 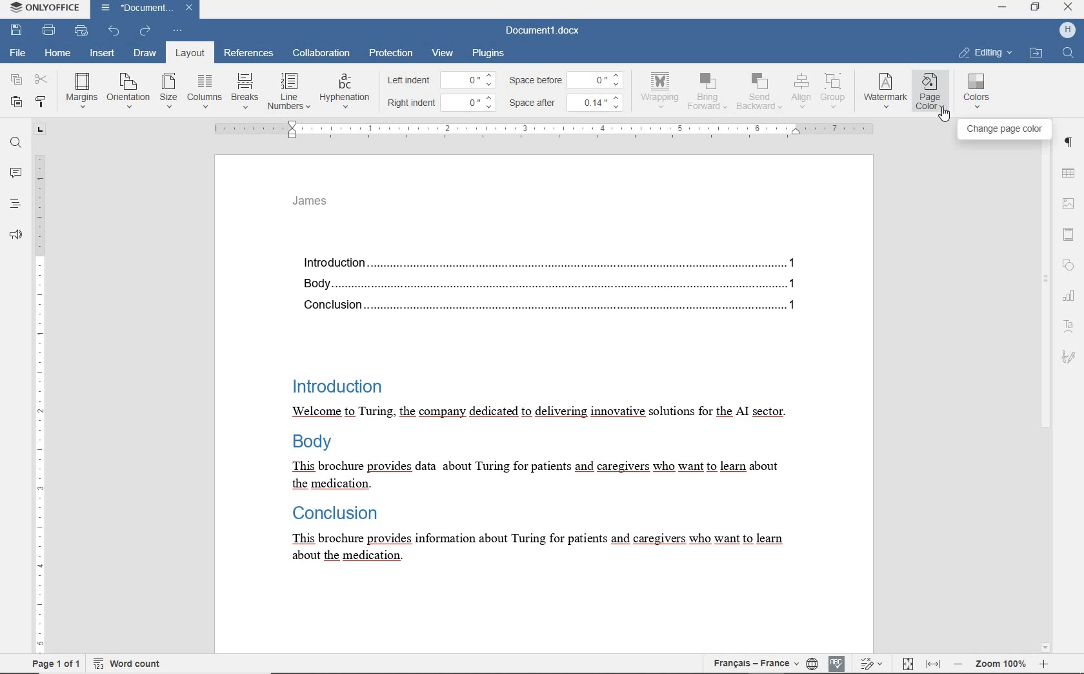 I want to click on home, so click(x=57, y=54).